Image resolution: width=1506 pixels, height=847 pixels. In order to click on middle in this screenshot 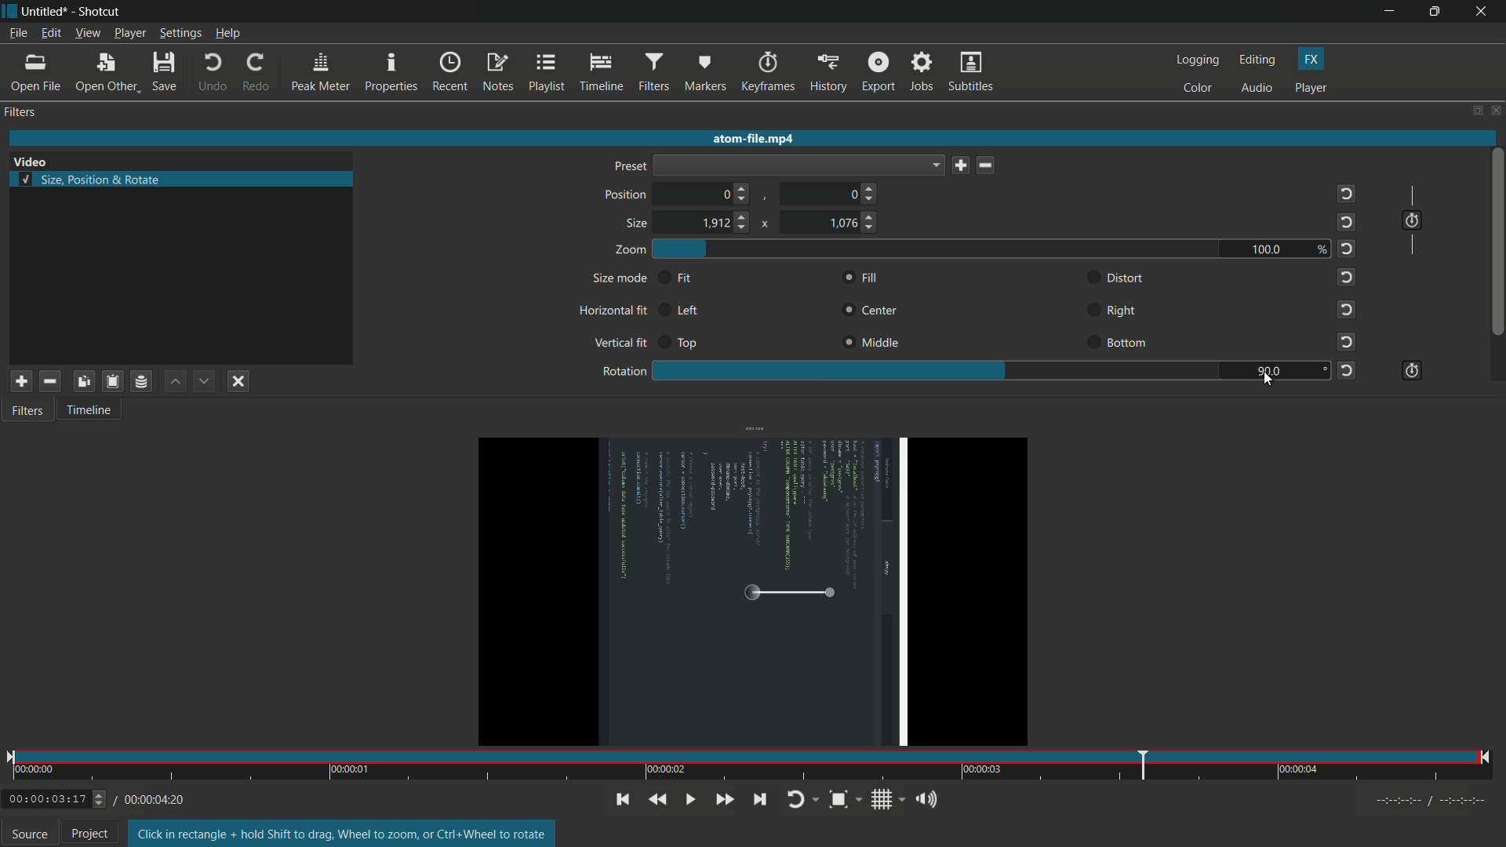, I will do `click(875, 341)`.